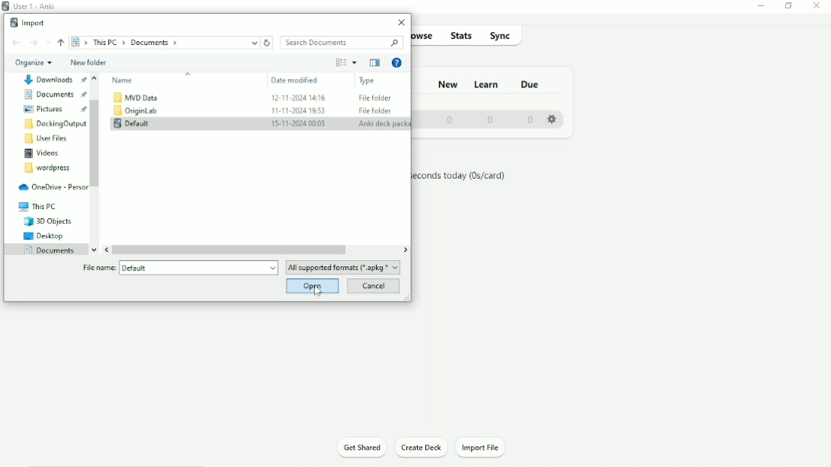  What do you see at coordinates (531, 119) in the screenshot?
I see `0` at bounding box center [531, 119].